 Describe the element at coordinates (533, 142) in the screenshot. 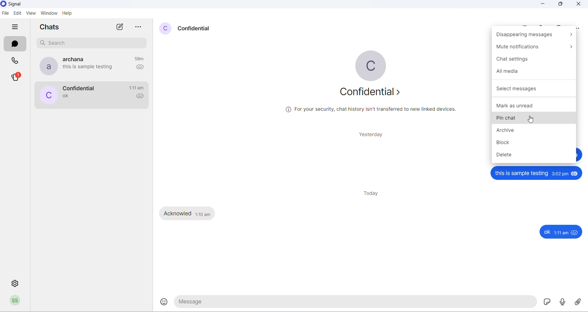

I see `block` at that location.